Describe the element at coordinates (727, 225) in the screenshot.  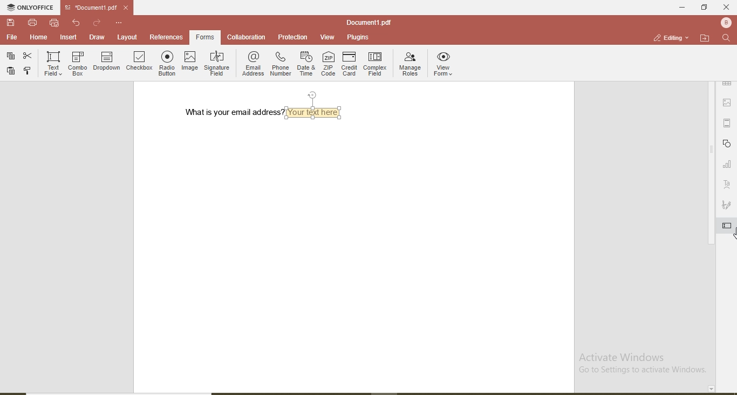
I see `highlighted` at that location.